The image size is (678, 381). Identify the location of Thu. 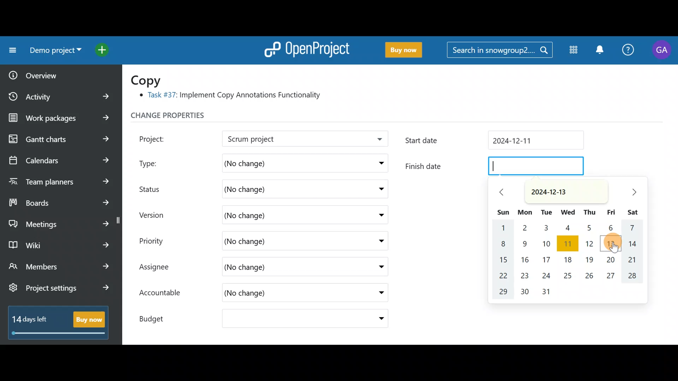
(589, 212).